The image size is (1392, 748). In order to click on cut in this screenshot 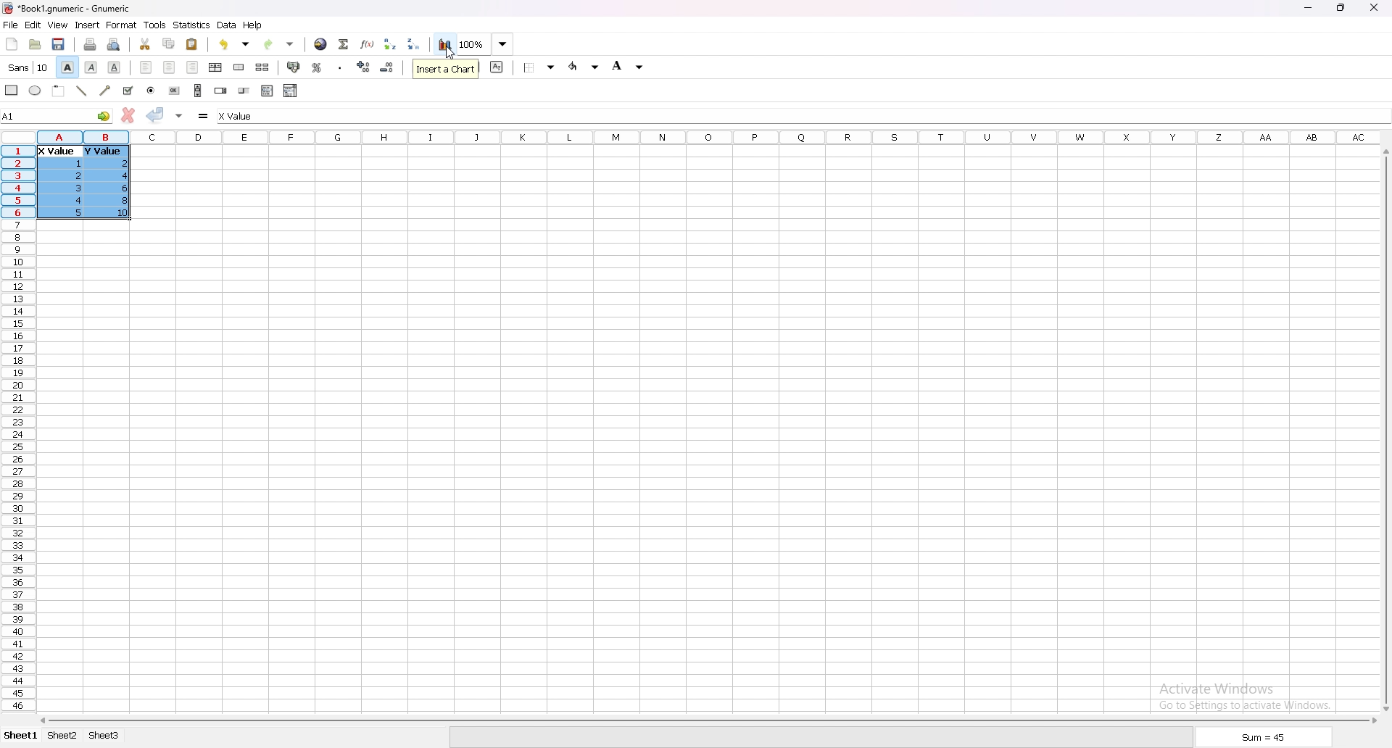, I will do `click(146, 43)`.